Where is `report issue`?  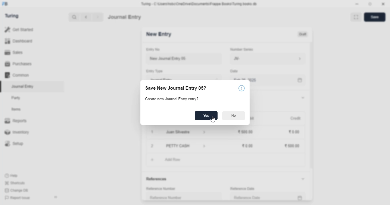 report issue is located at coordinates (17, 198).